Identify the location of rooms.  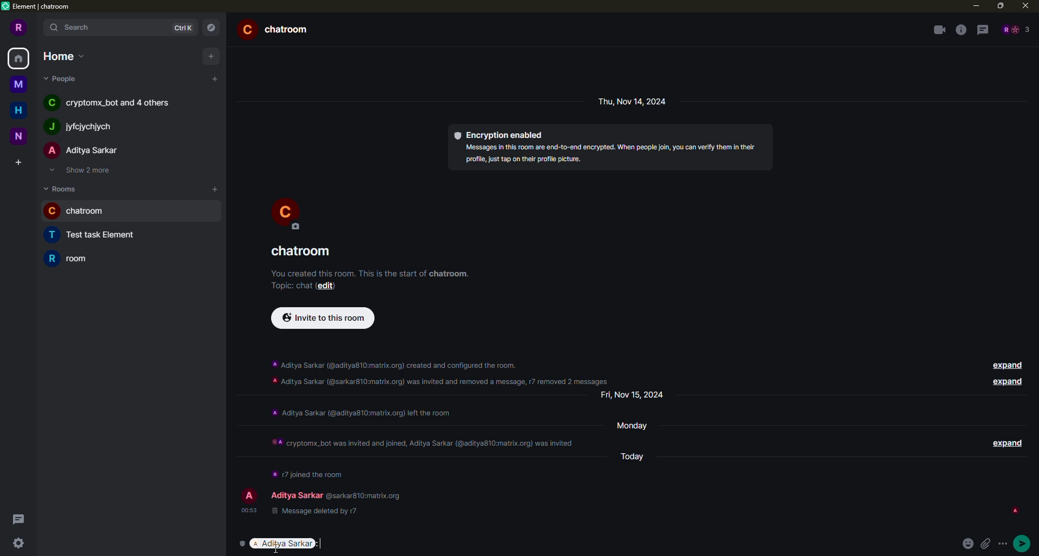
(63, 188).